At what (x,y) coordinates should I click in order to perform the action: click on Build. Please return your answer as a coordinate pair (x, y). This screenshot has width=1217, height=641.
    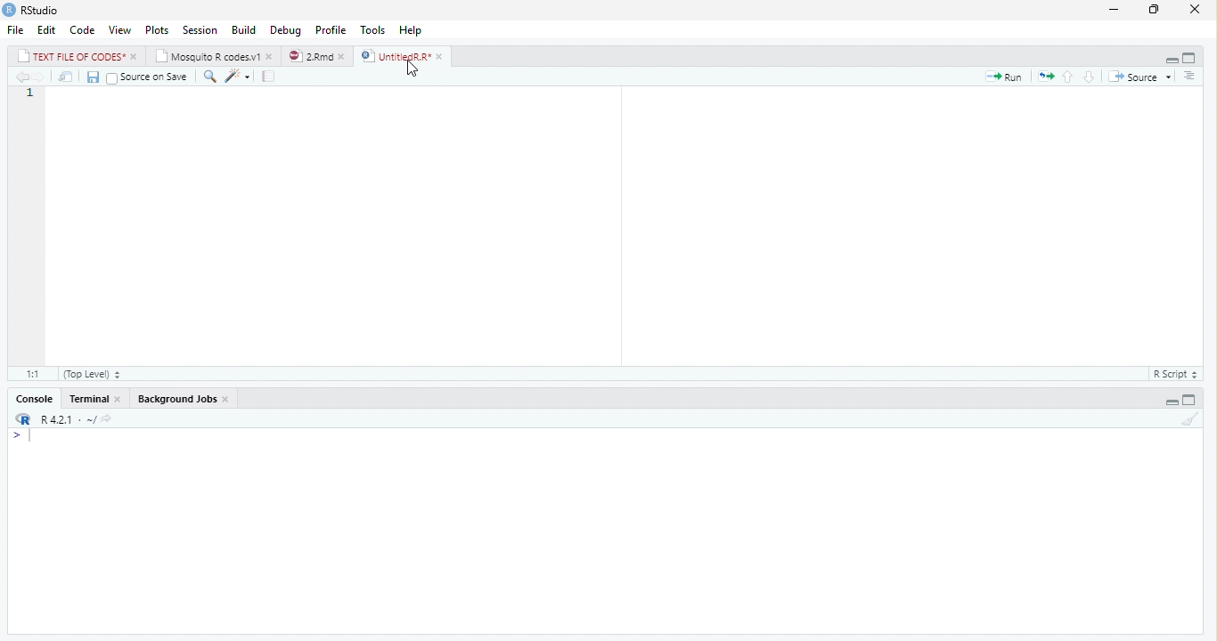
    Looking at the image, I should click on (245, 28).